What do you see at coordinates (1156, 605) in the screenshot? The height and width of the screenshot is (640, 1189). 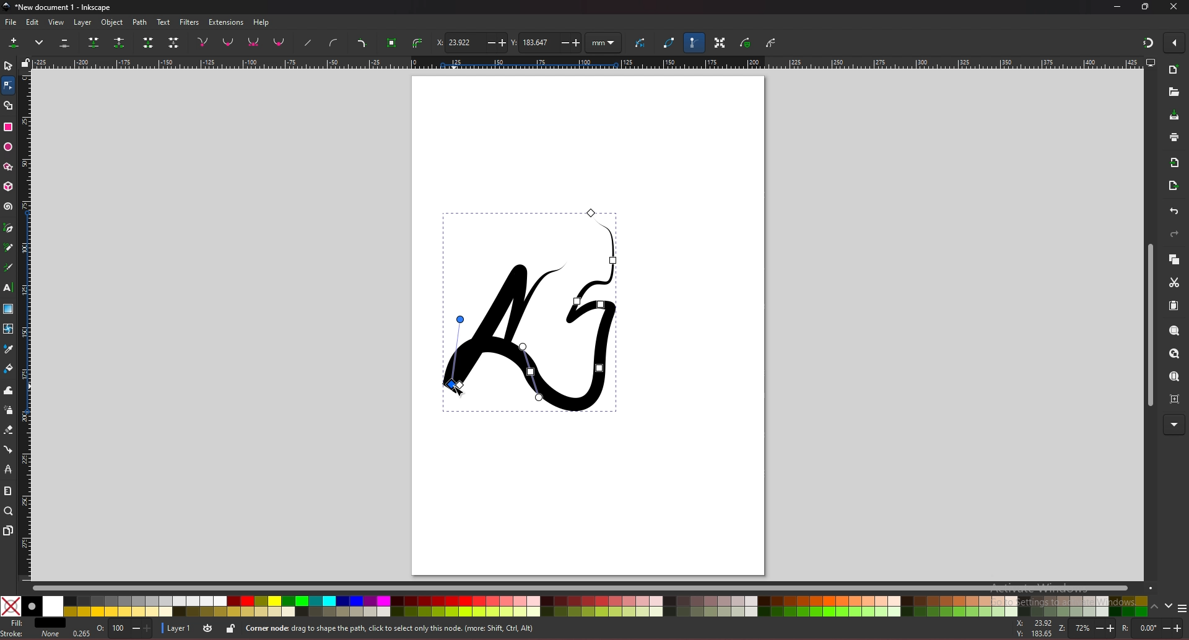 I see `up` at bounding box center [1156, 605].